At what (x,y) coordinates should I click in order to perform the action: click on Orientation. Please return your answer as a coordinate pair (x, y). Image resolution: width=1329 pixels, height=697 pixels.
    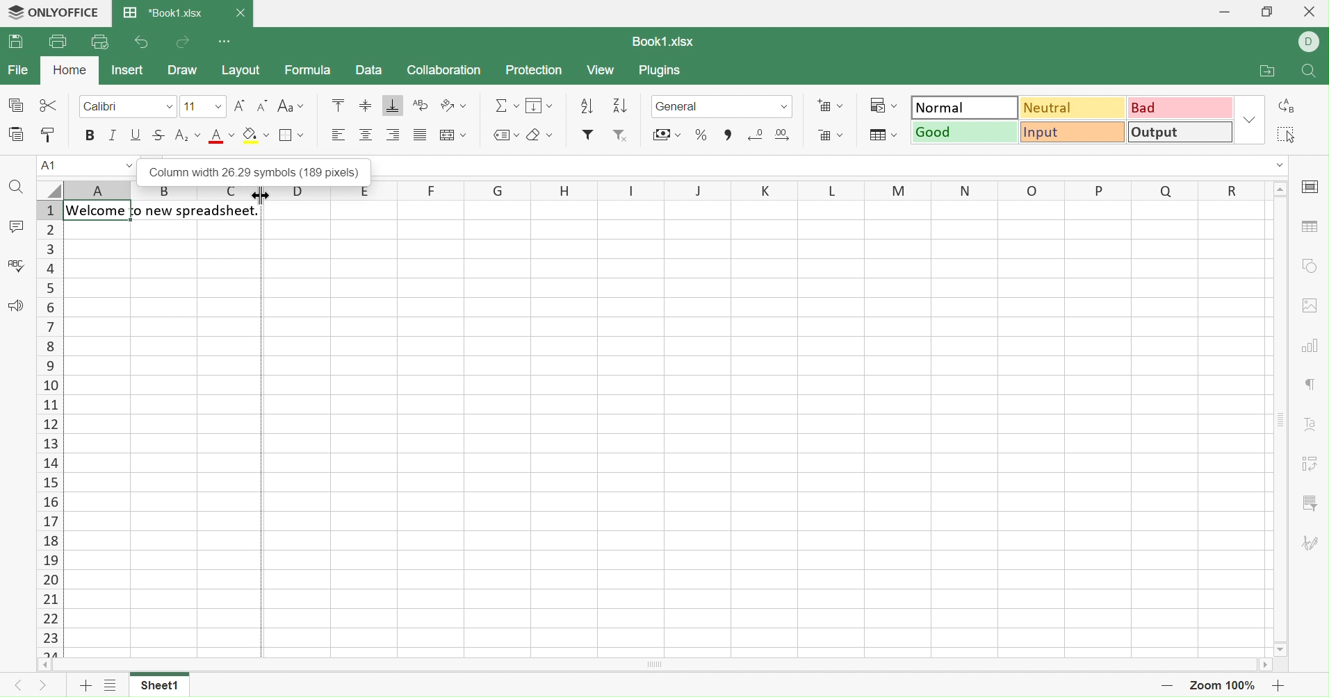
    Looking at the image, I should click on (455, 106).